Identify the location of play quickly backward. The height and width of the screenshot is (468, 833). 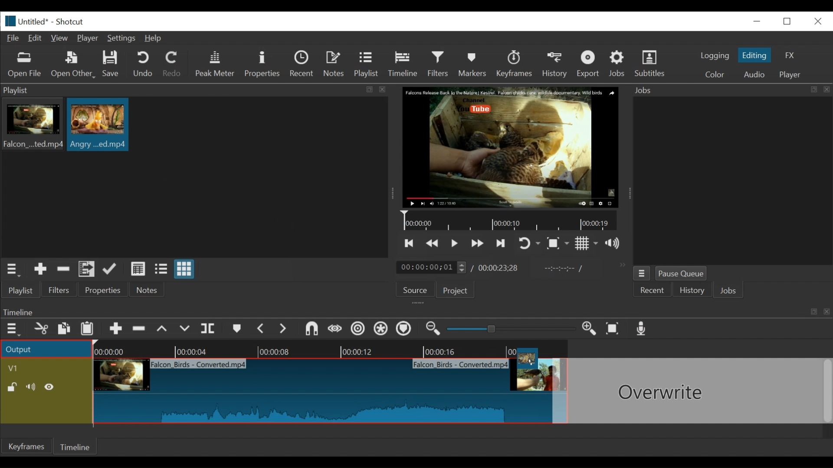
(433, 244).